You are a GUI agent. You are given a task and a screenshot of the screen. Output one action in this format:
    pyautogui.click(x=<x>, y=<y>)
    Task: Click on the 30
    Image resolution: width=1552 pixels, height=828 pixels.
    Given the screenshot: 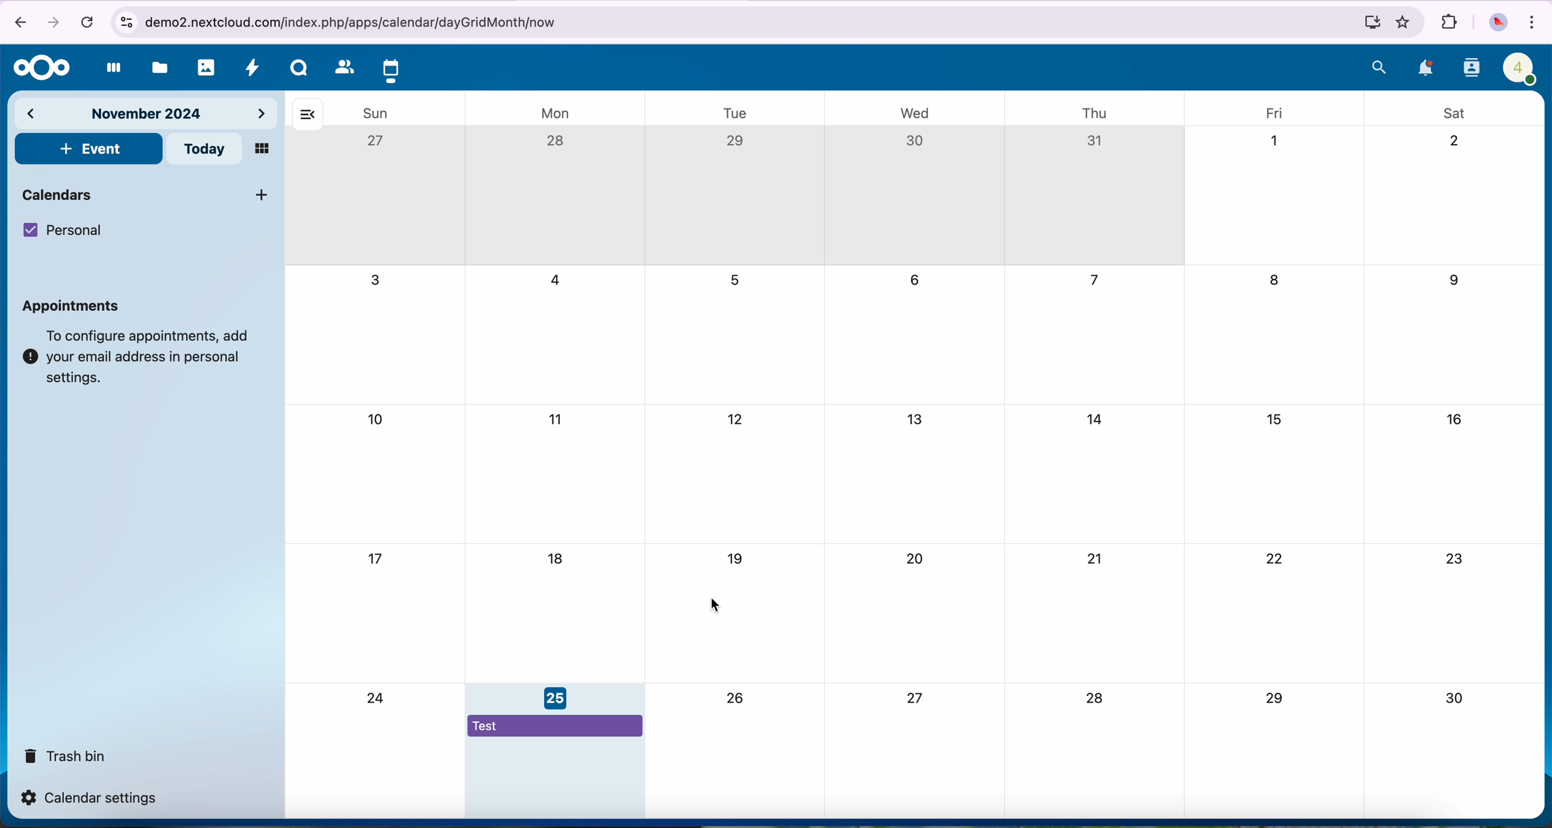 What is the action you would take?
    pyautogui.click(x=1454, y=699)
    